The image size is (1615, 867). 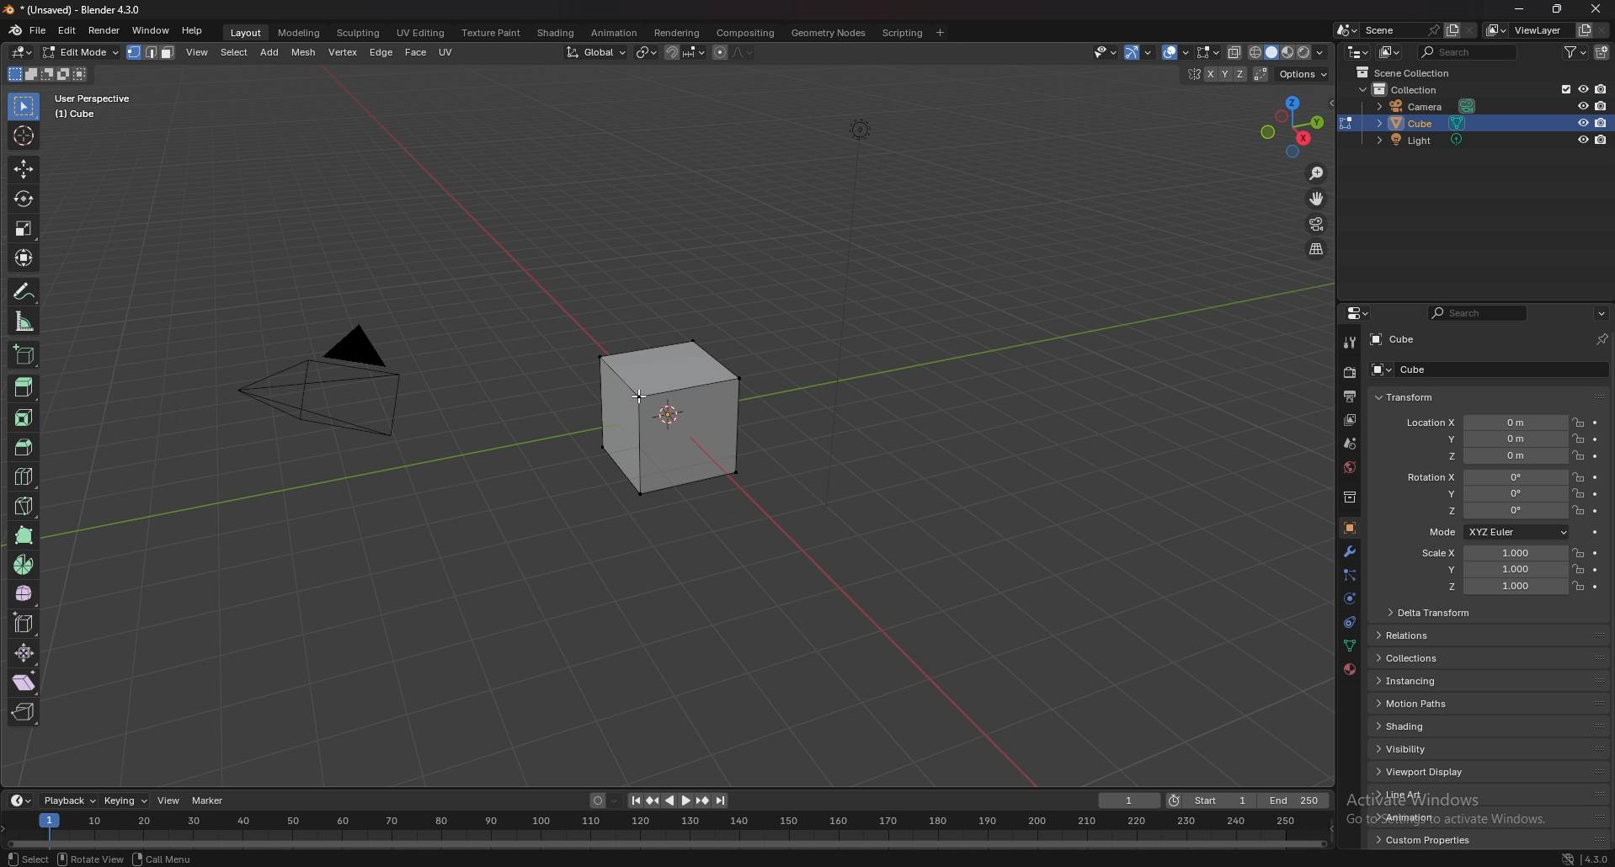 I want to click on animate property, so click(x=1596, y=532).